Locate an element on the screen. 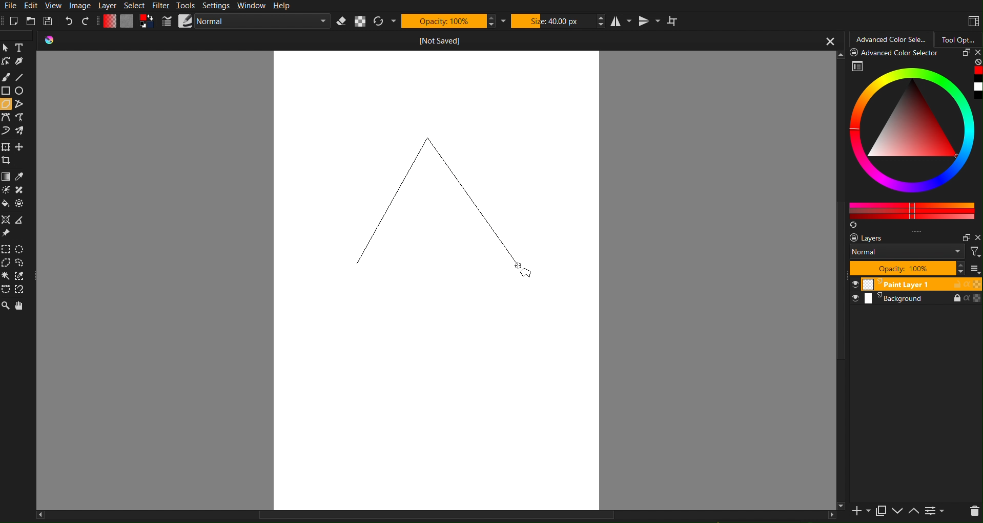 The width and height of the screenshot is (983, 523). scroll bar is located at coordinates (841, 280).